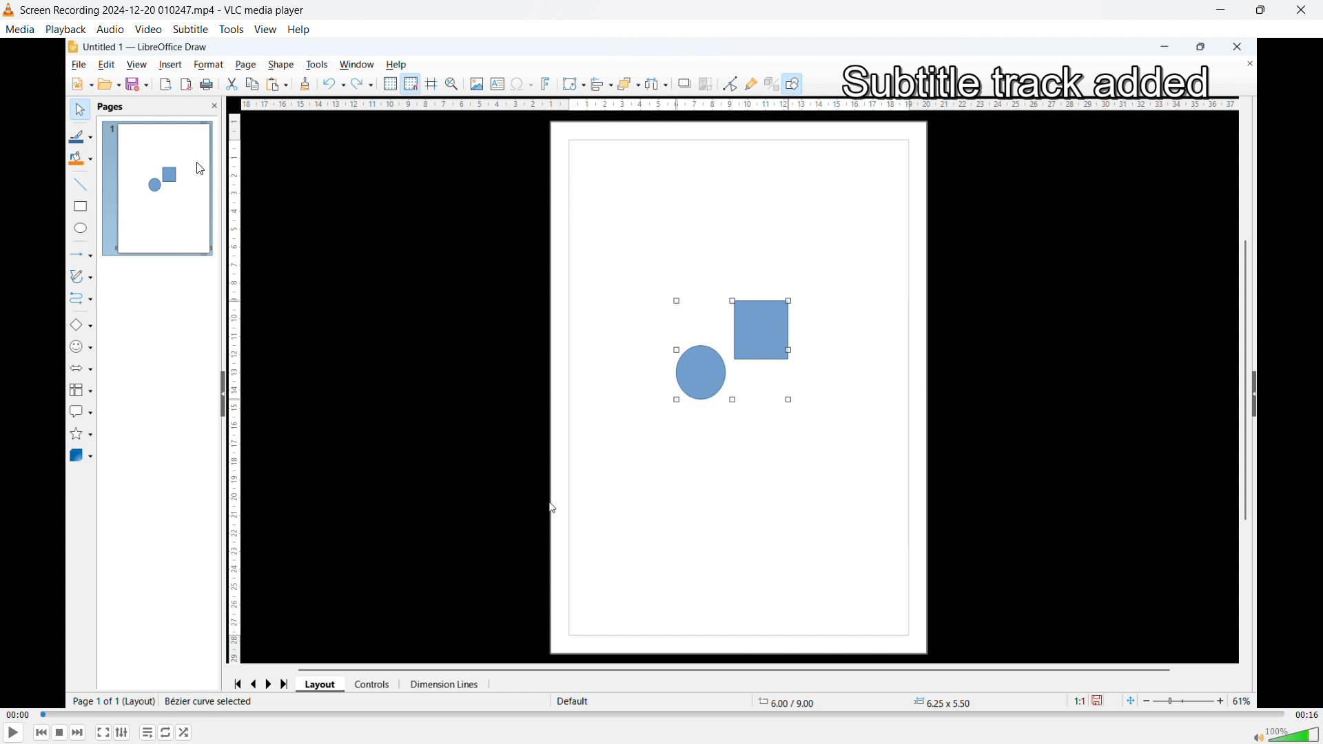  I want to click on line, so click(78, 185).